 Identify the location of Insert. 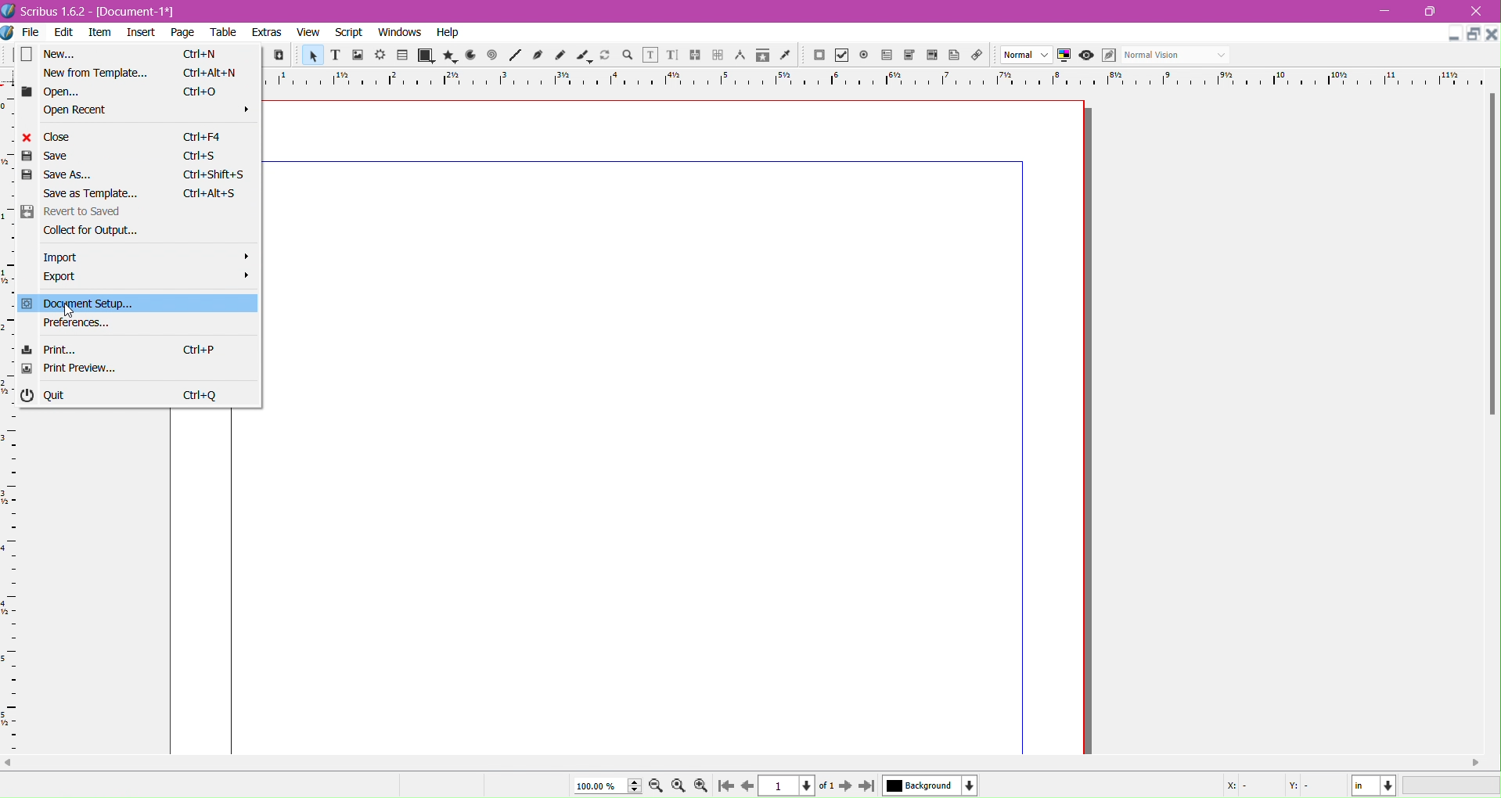
(142, 34).